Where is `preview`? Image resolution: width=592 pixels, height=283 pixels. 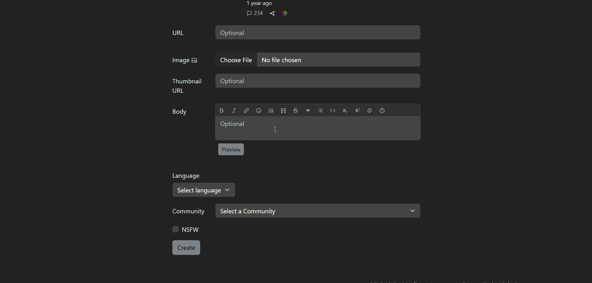
preview is located at coordinates (231, 149).